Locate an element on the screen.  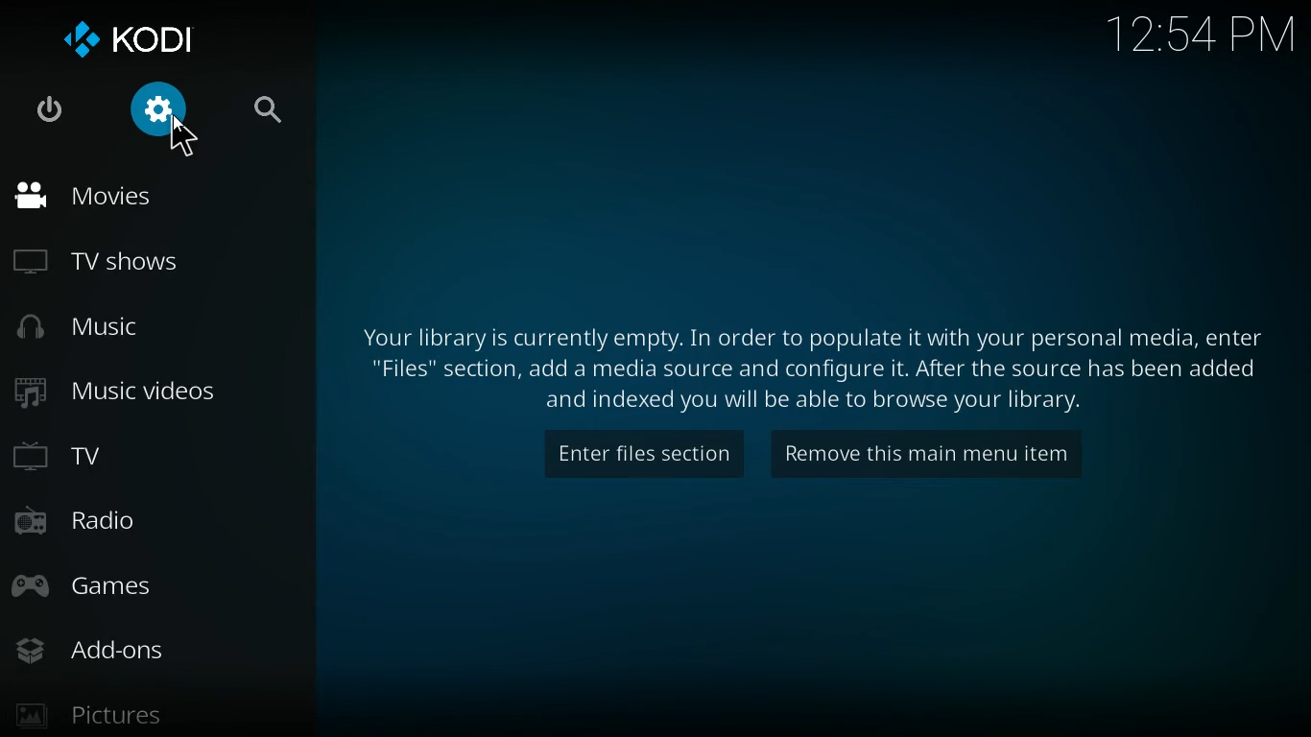
message is located at coordinates (807, 369).